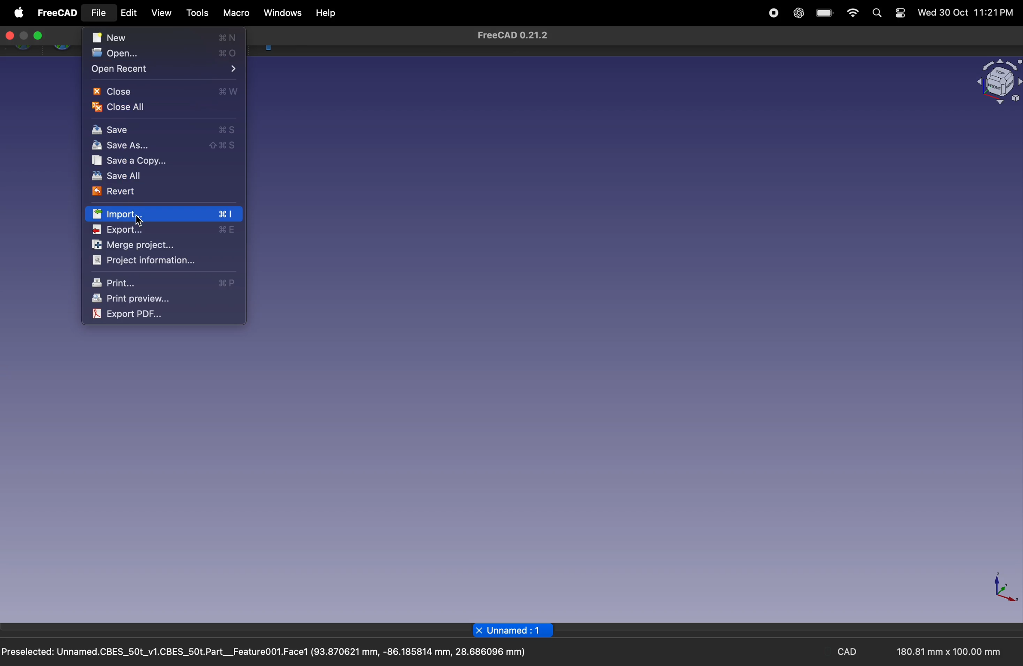  What do you see at coordinates (168, 54) in the screenshot?
I see `open` at bounding box center [168, 54].